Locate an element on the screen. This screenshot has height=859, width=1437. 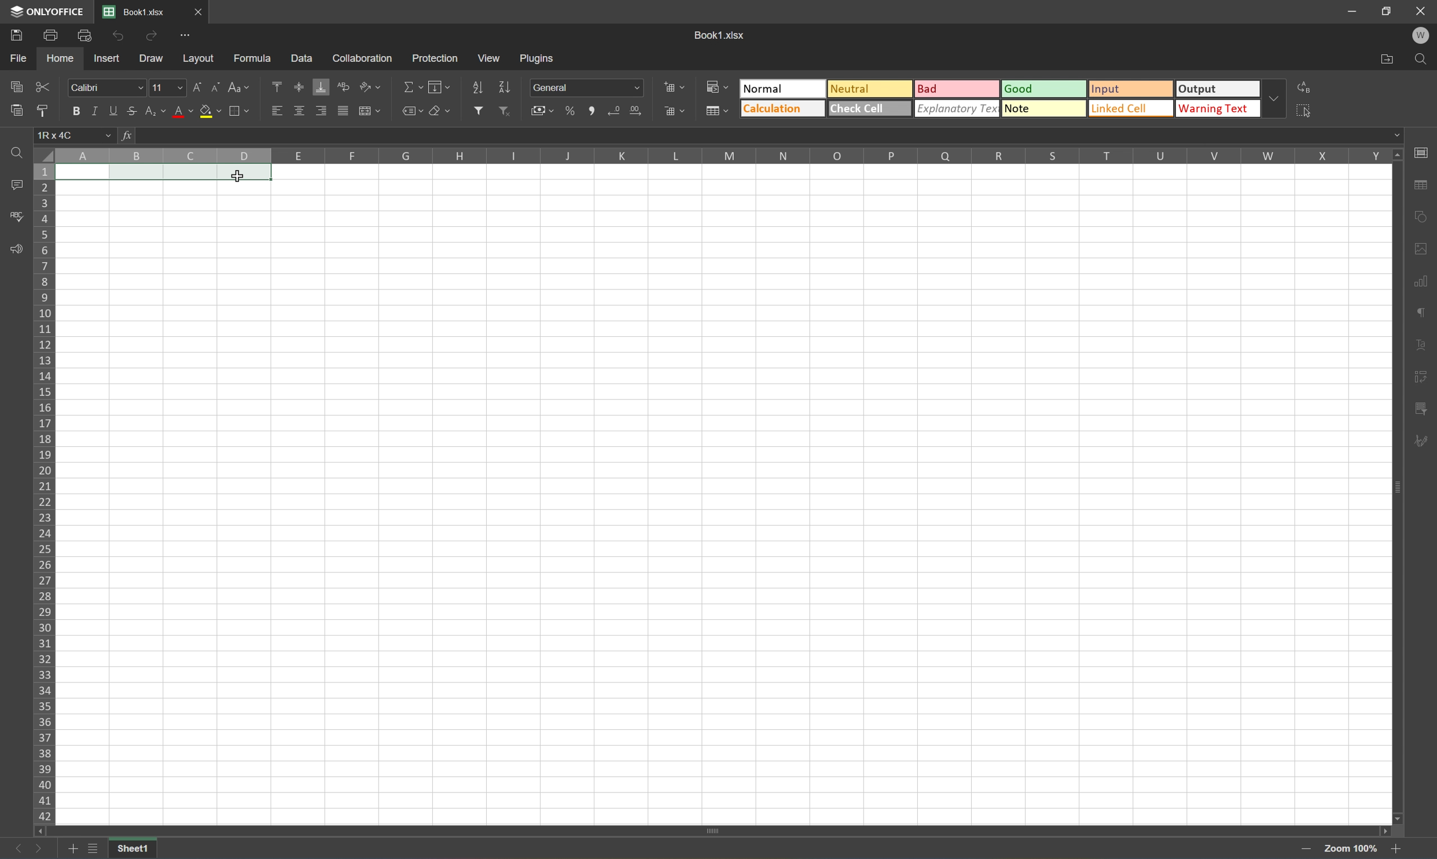
List of sheets is located at coordinates (94, 849).